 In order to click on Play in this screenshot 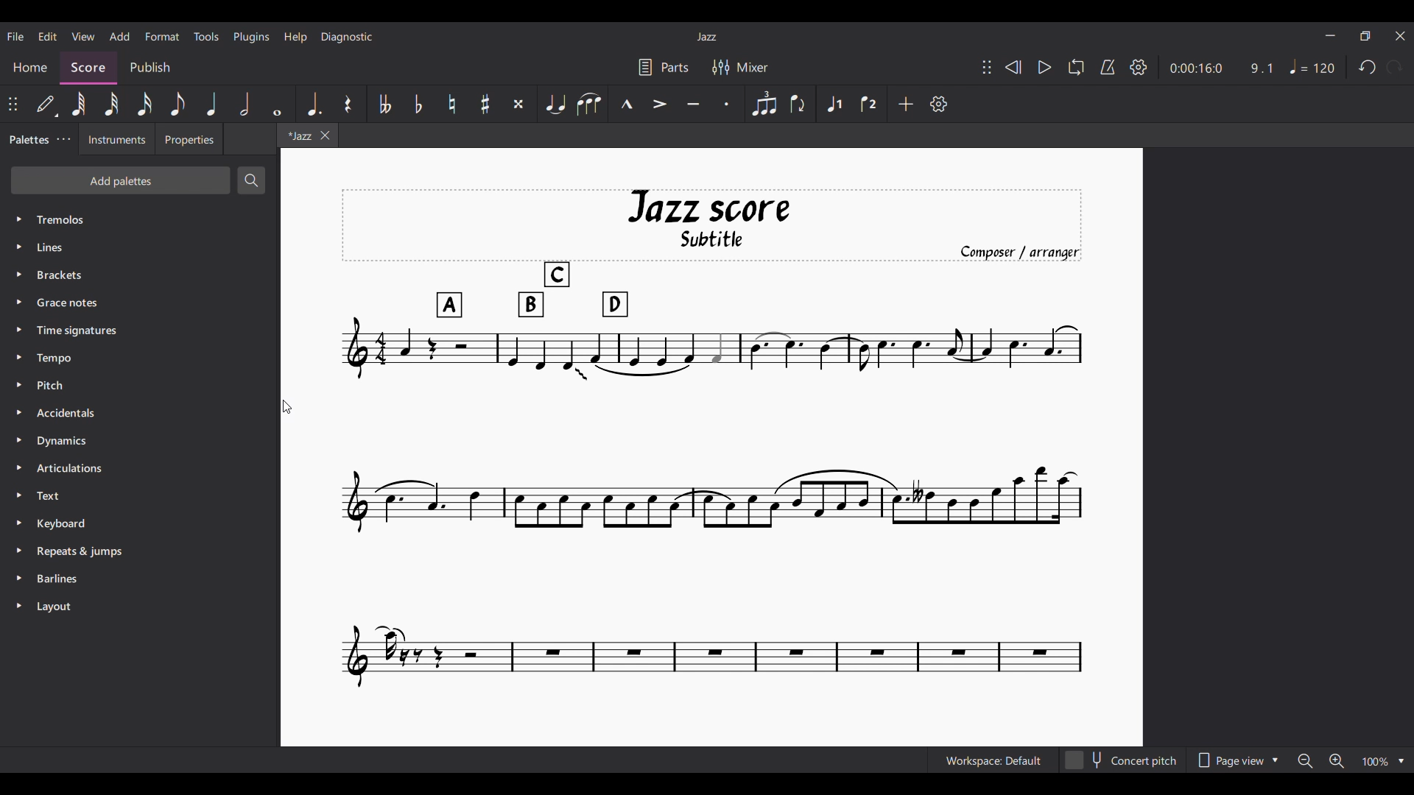, I will do `click(1045, 68)`.